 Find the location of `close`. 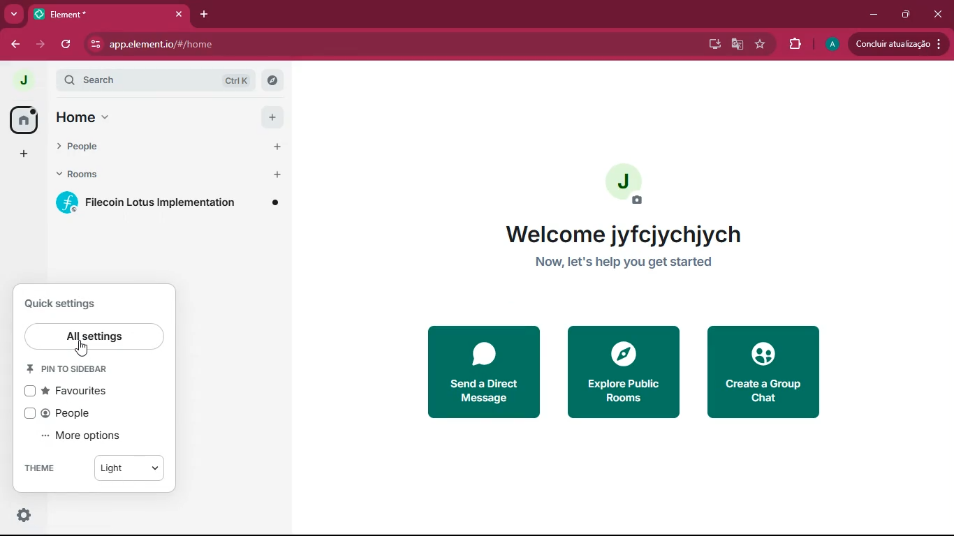

close is located at coordinates (937, 15).